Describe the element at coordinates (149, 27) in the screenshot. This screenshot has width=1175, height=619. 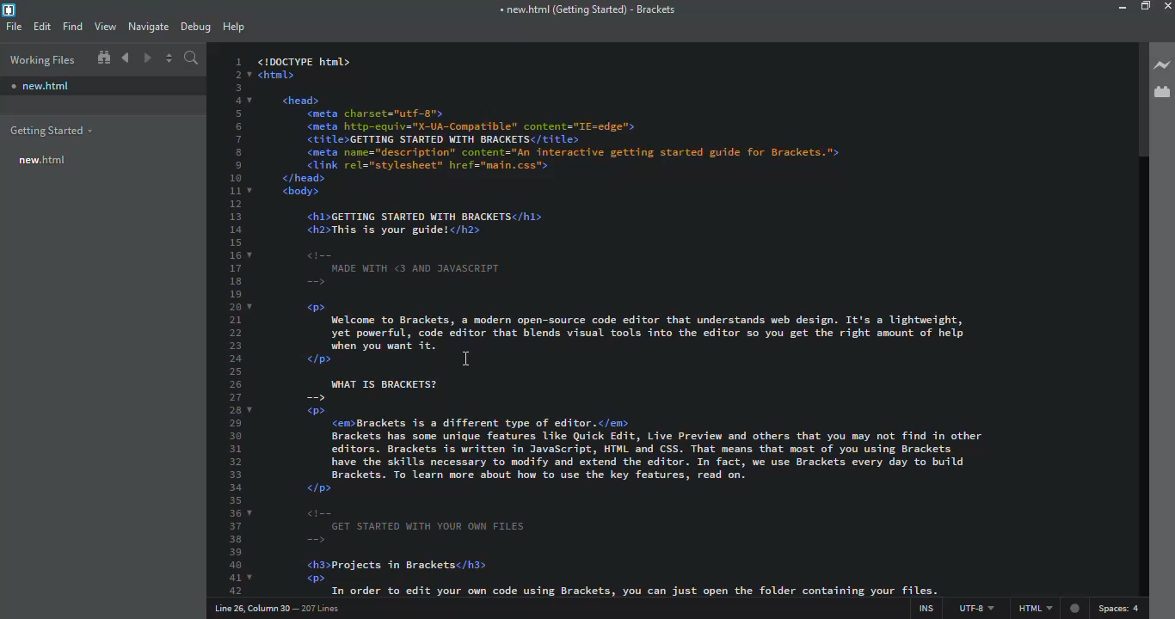
I see `navigate` at that location.